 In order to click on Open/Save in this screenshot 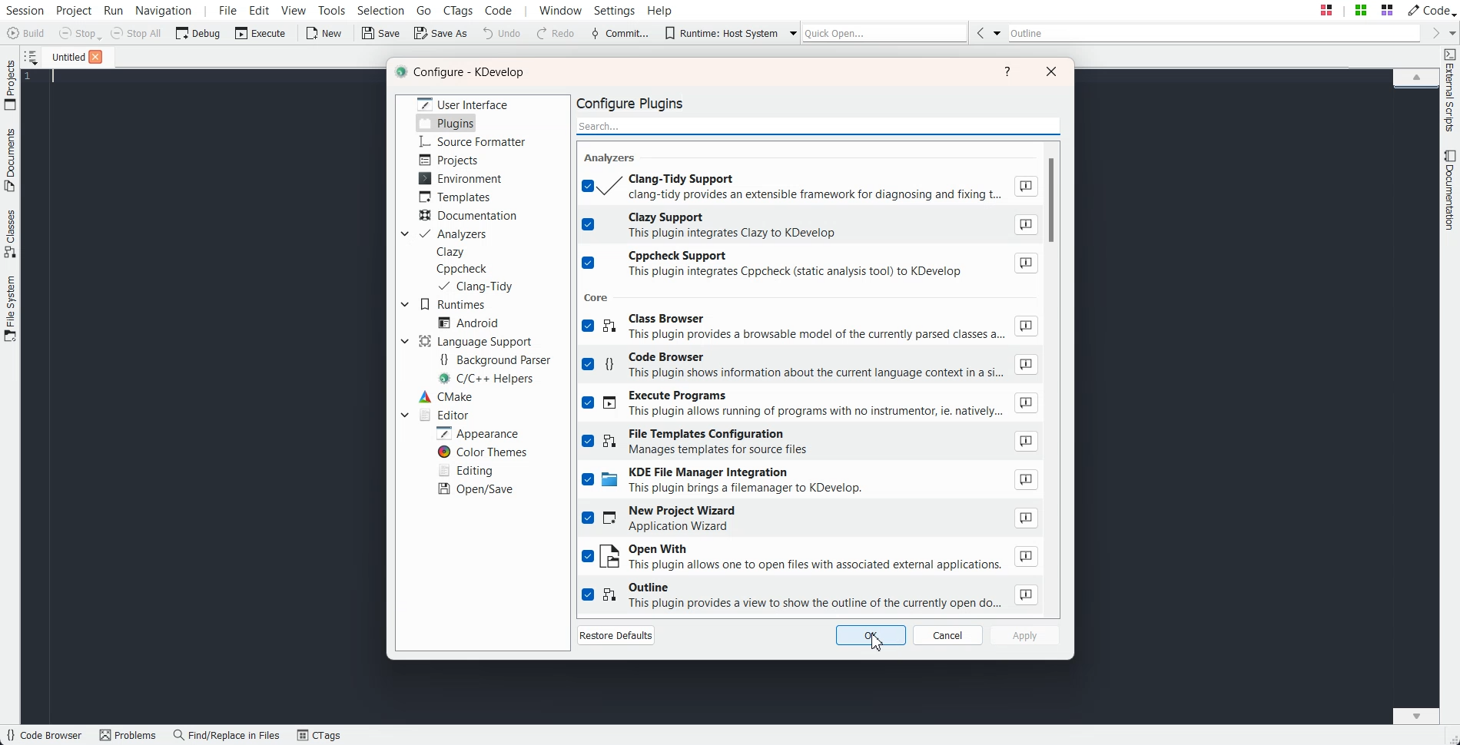, I will do `click(476, 489)`.